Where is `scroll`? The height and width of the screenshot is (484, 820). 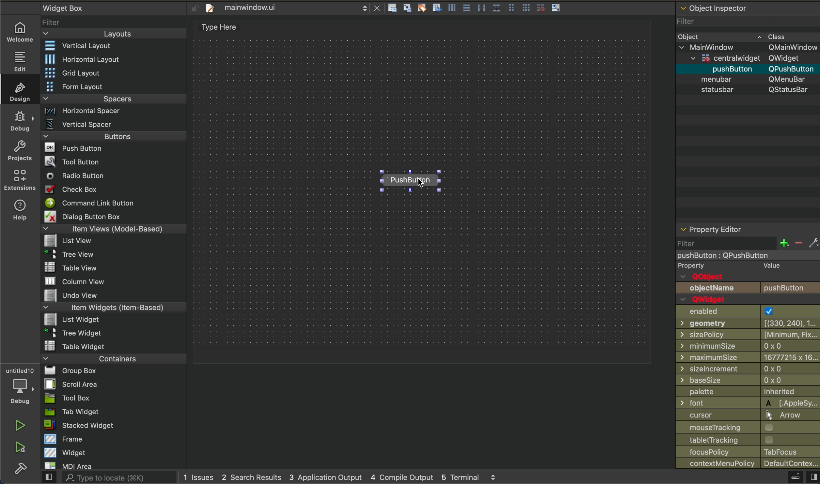
scroll is located at coordinates (364, 9).